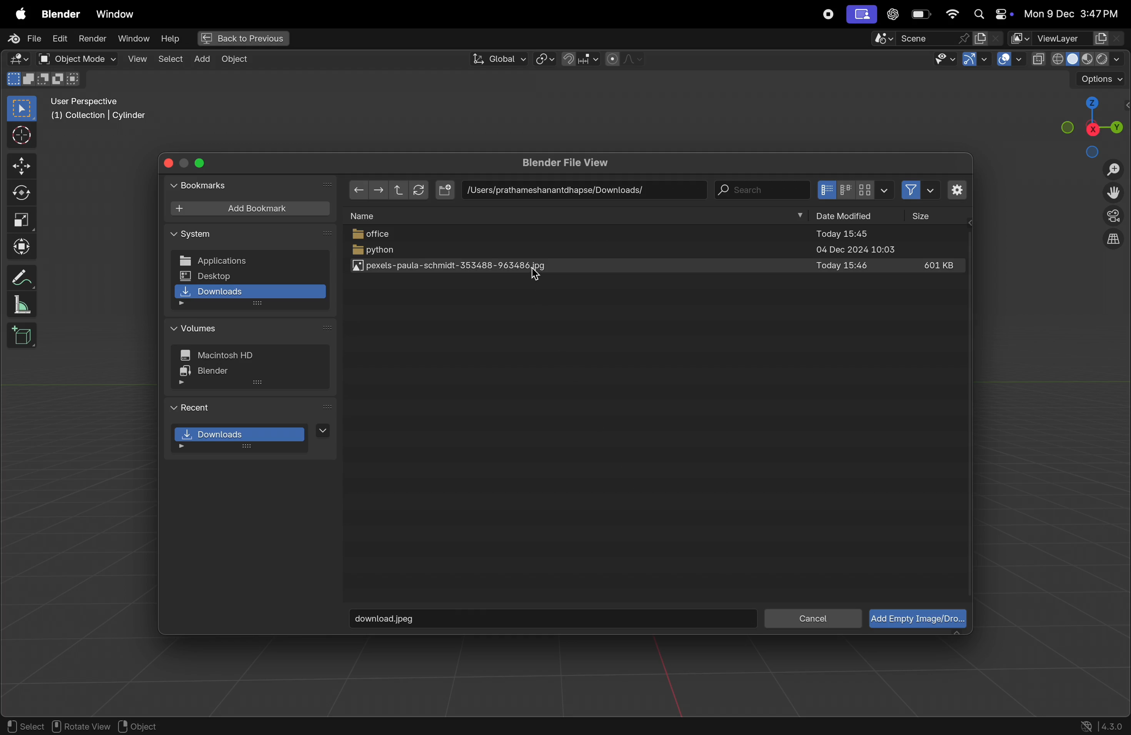  I want to click on python file, so click(657, 251).